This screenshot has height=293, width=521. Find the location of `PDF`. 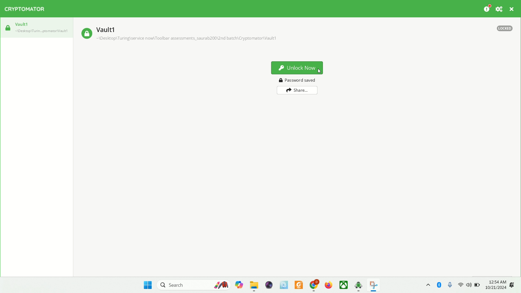

PDF is located at coordinates (298, 284).